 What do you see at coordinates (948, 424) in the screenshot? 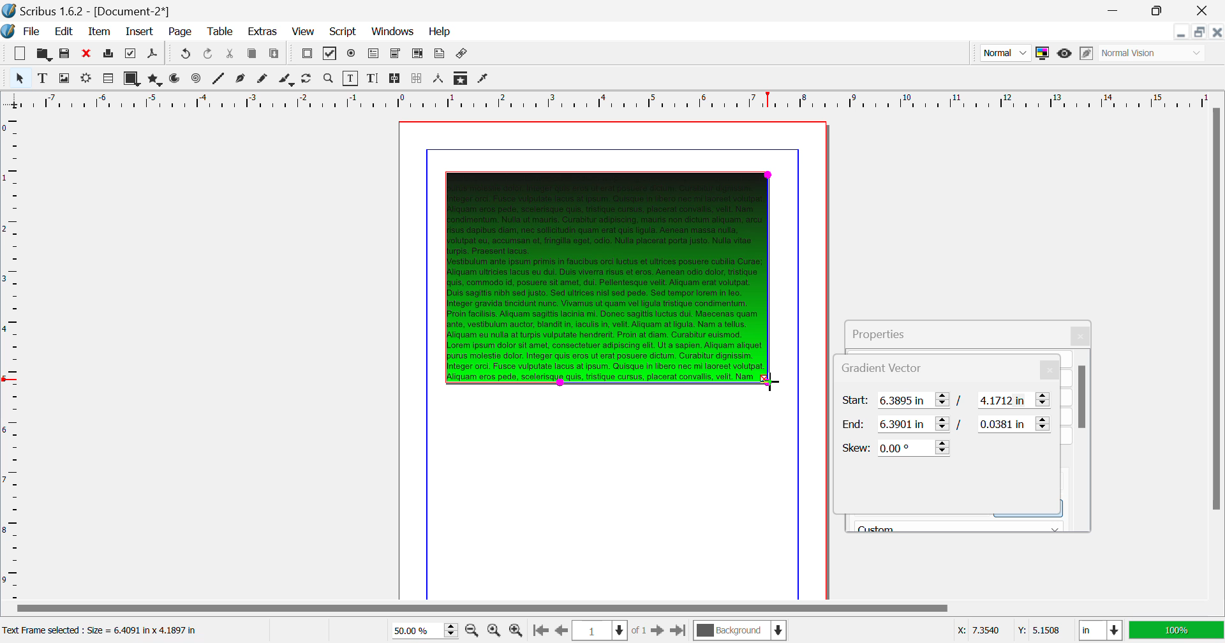
I see `Gradient Vector End` at bounding box center [948, 424].